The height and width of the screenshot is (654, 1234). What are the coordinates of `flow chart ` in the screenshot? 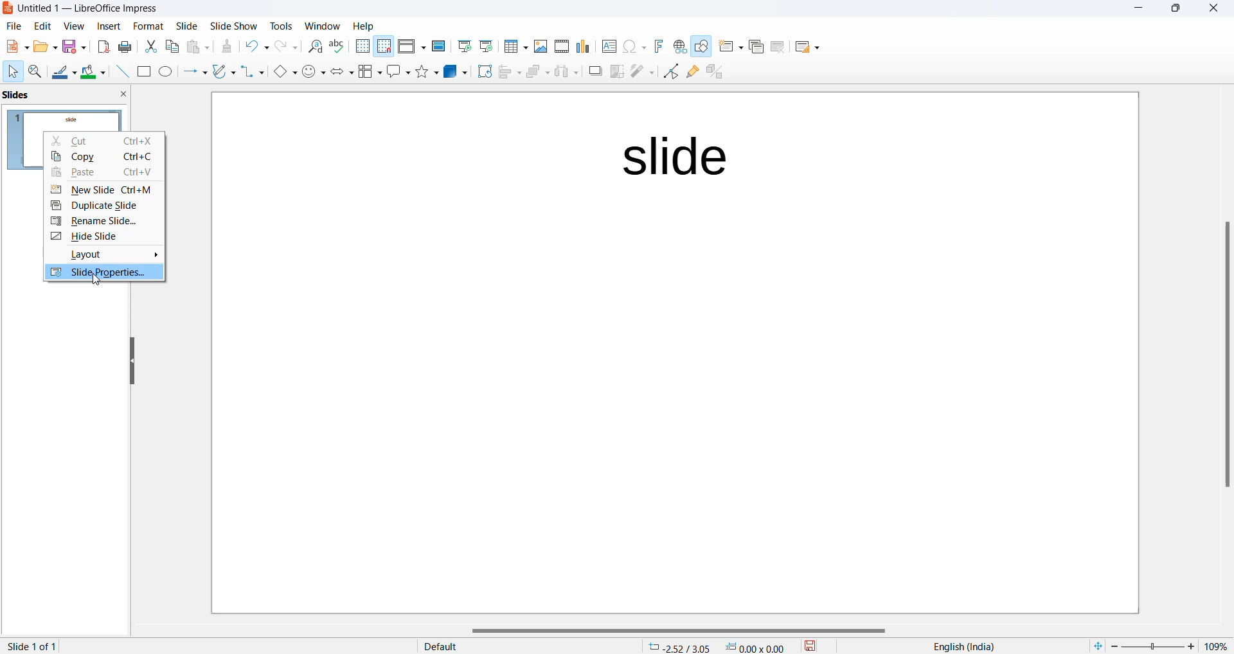 It's located at (371, 71).